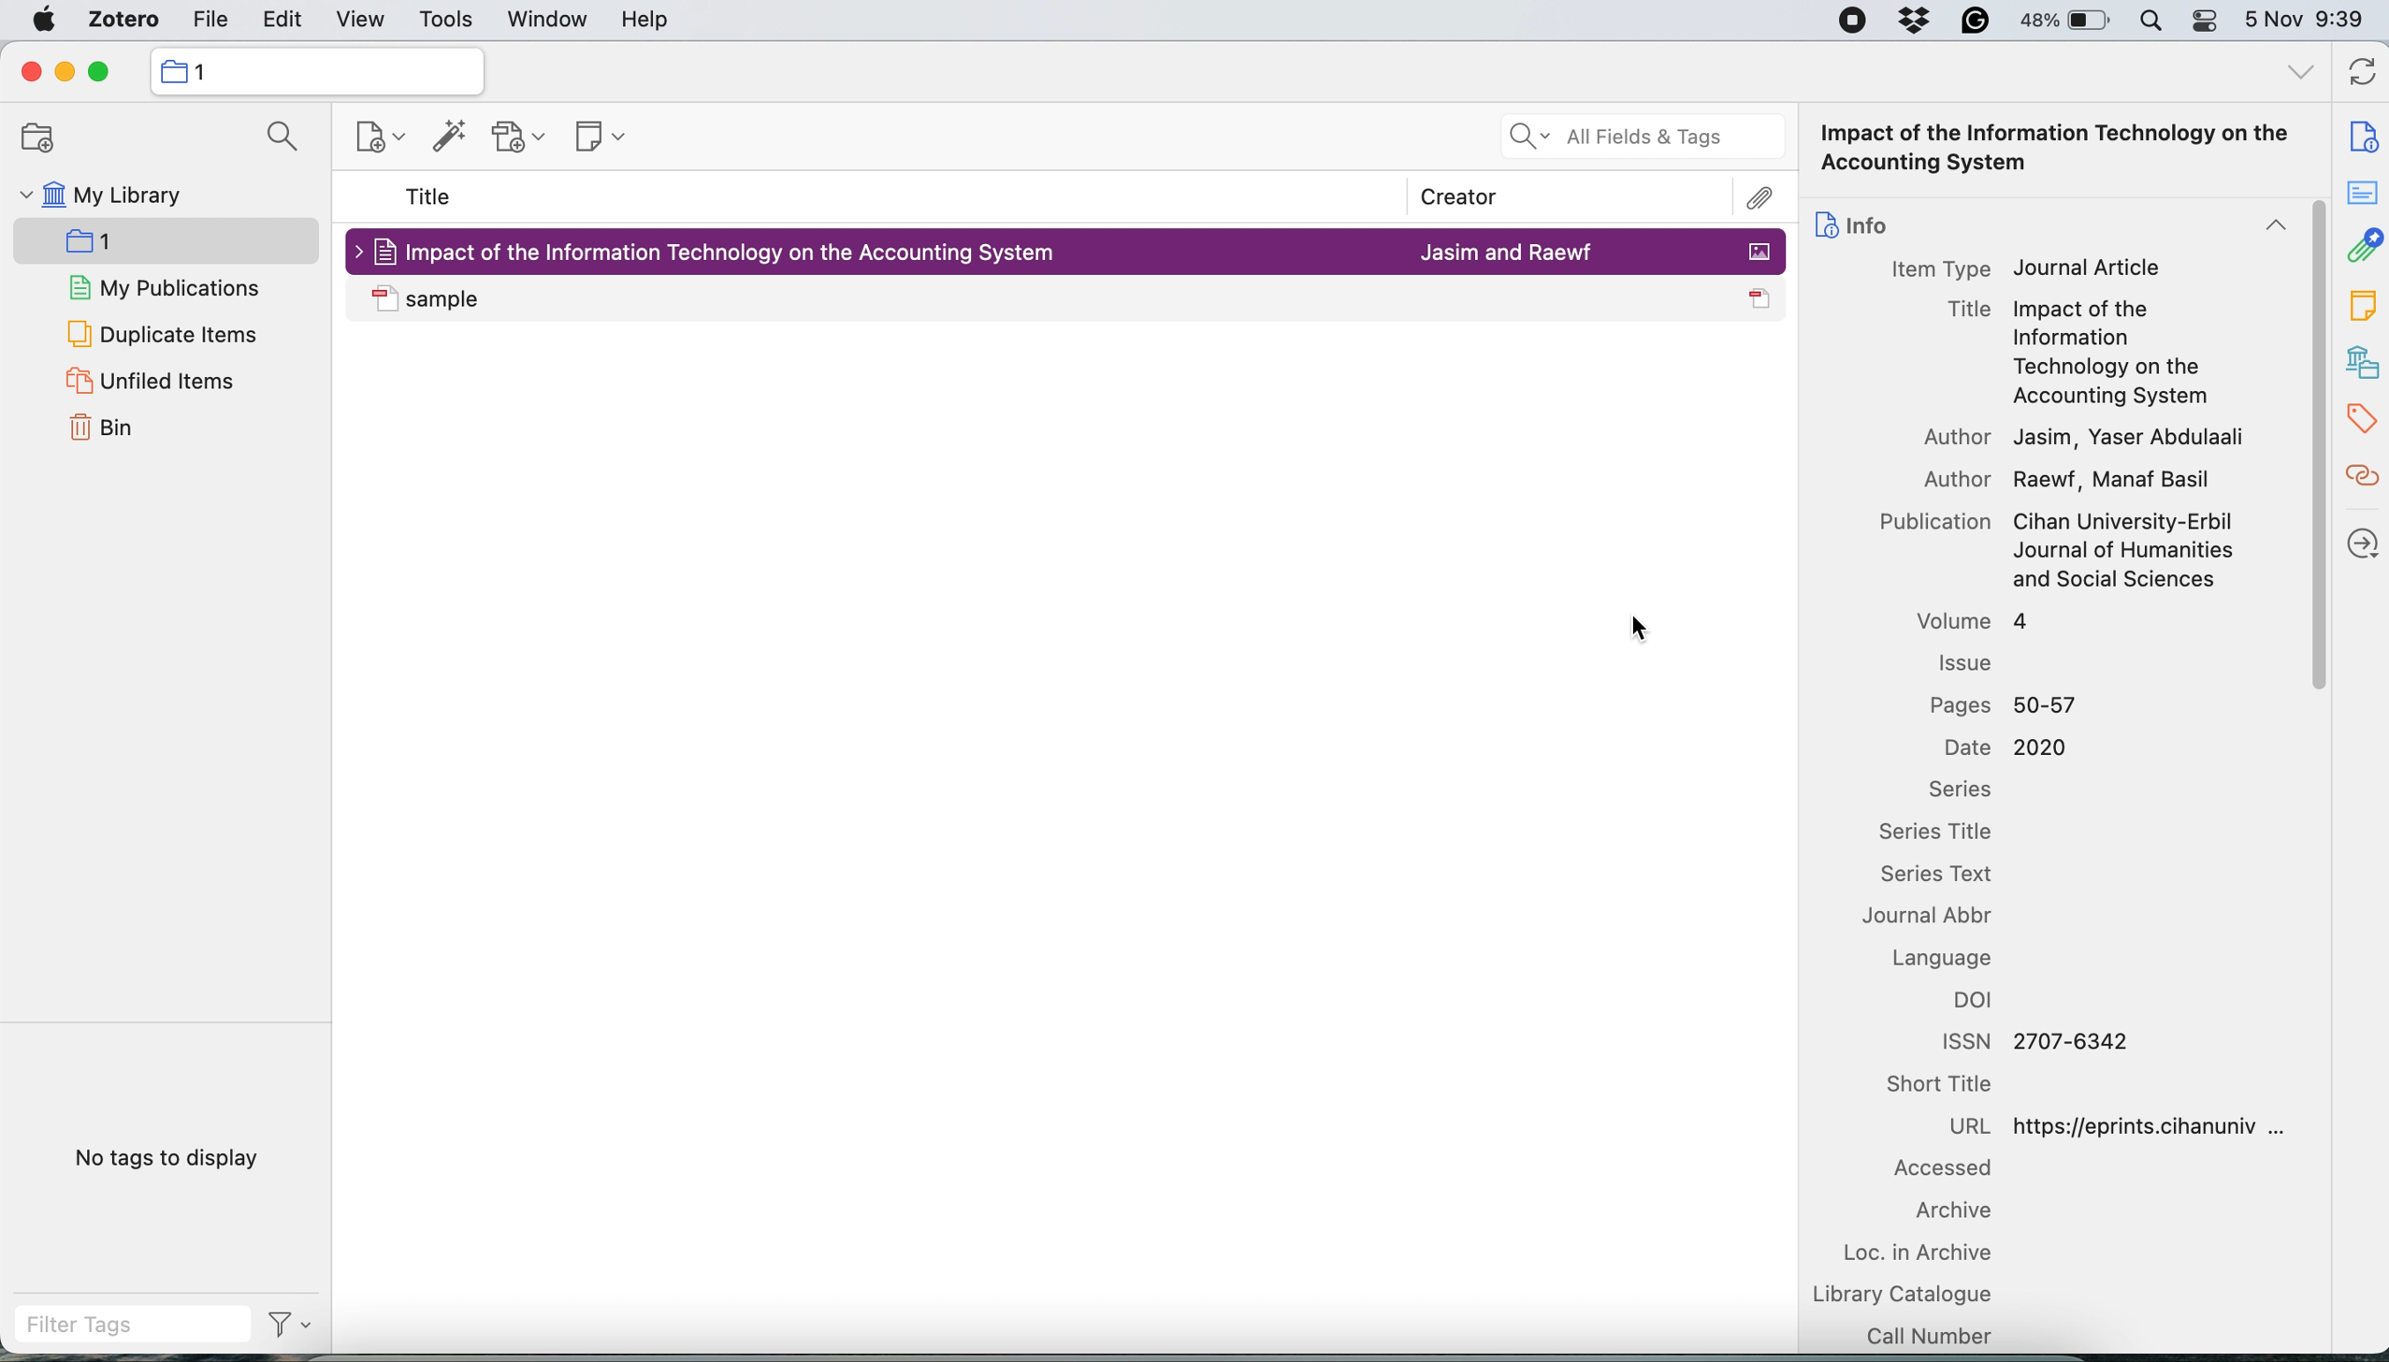 The image size is (2389, 1362). Describe the element at coordinates (1973, 1001) in the screenshot. I see `doi` at that location.